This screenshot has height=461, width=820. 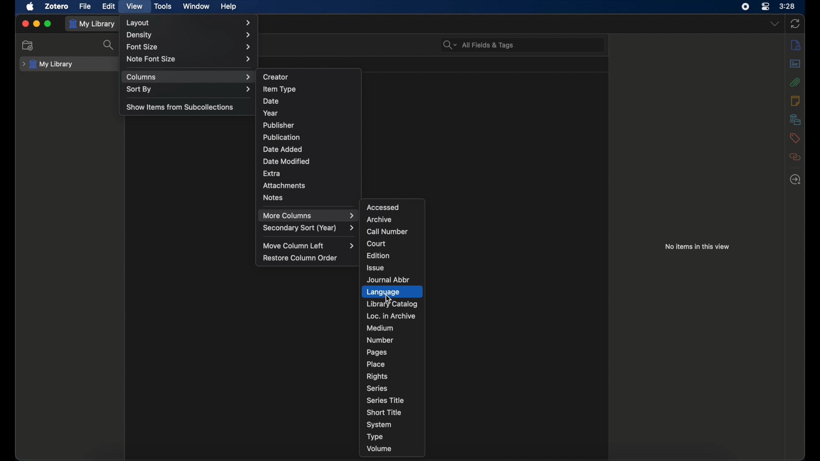 I want to click on dropdown, so click(x=775, y=24).